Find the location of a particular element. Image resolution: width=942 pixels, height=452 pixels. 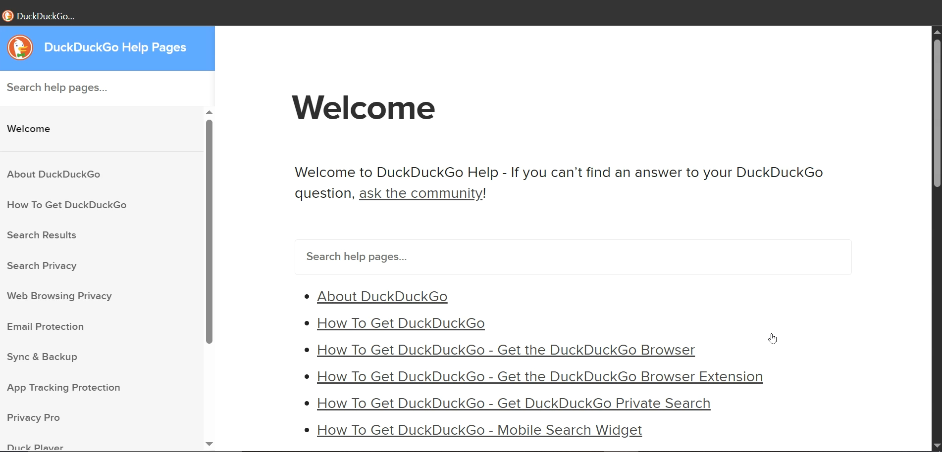

question, is located at coordinates (323, 195).